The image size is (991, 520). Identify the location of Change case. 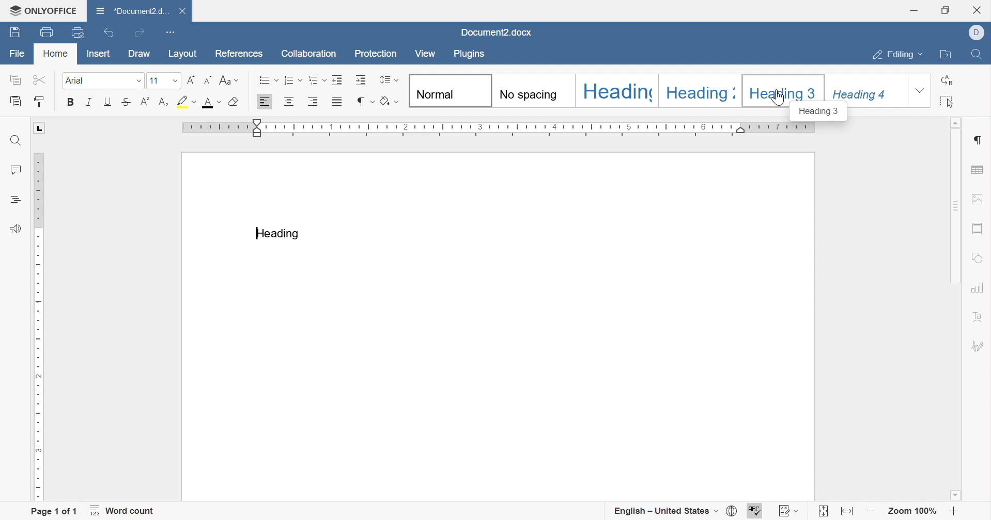
(226, 81).